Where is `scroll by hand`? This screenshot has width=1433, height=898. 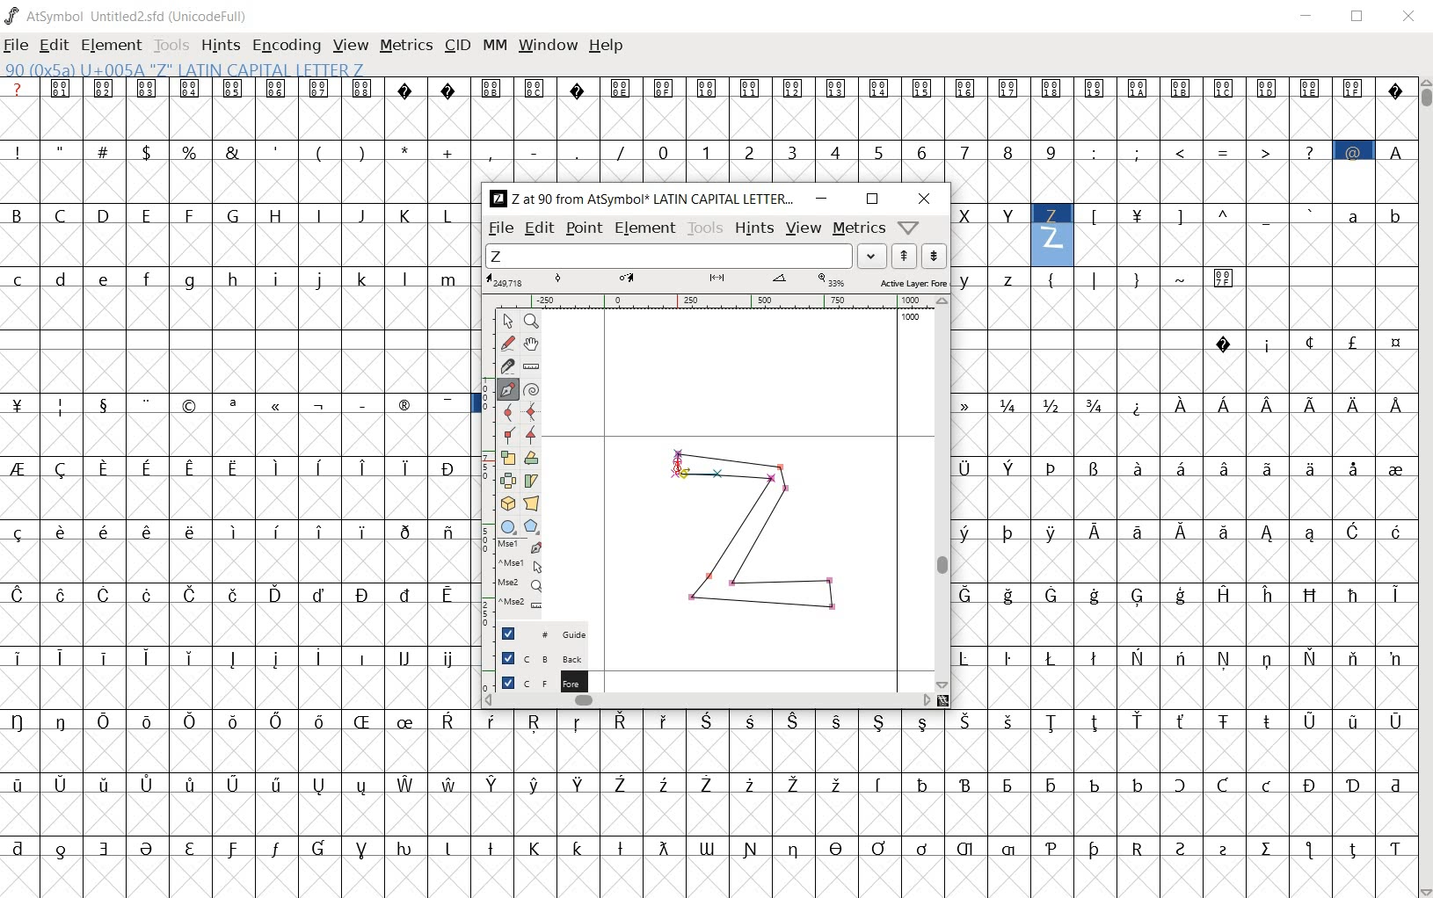
scroll by hand is located at coordinates (533, 344).